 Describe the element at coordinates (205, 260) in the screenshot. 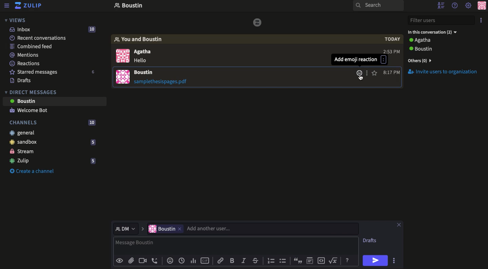

I see `GIF` at that location.